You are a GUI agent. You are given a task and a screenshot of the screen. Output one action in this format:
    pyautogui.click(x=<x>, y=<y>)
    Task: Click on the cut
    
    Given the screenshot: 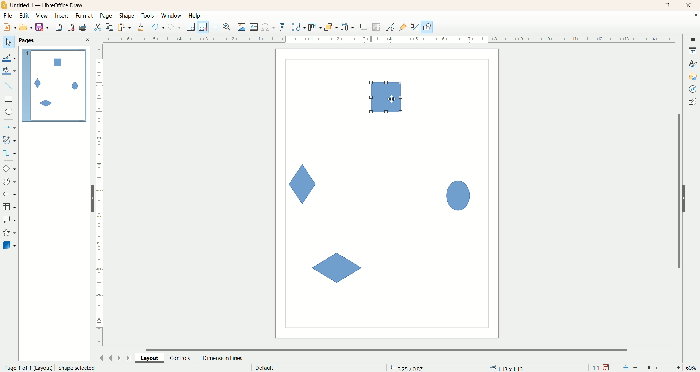 What is the action you would take?
    pyautogui.click(x=97, y=27)
    